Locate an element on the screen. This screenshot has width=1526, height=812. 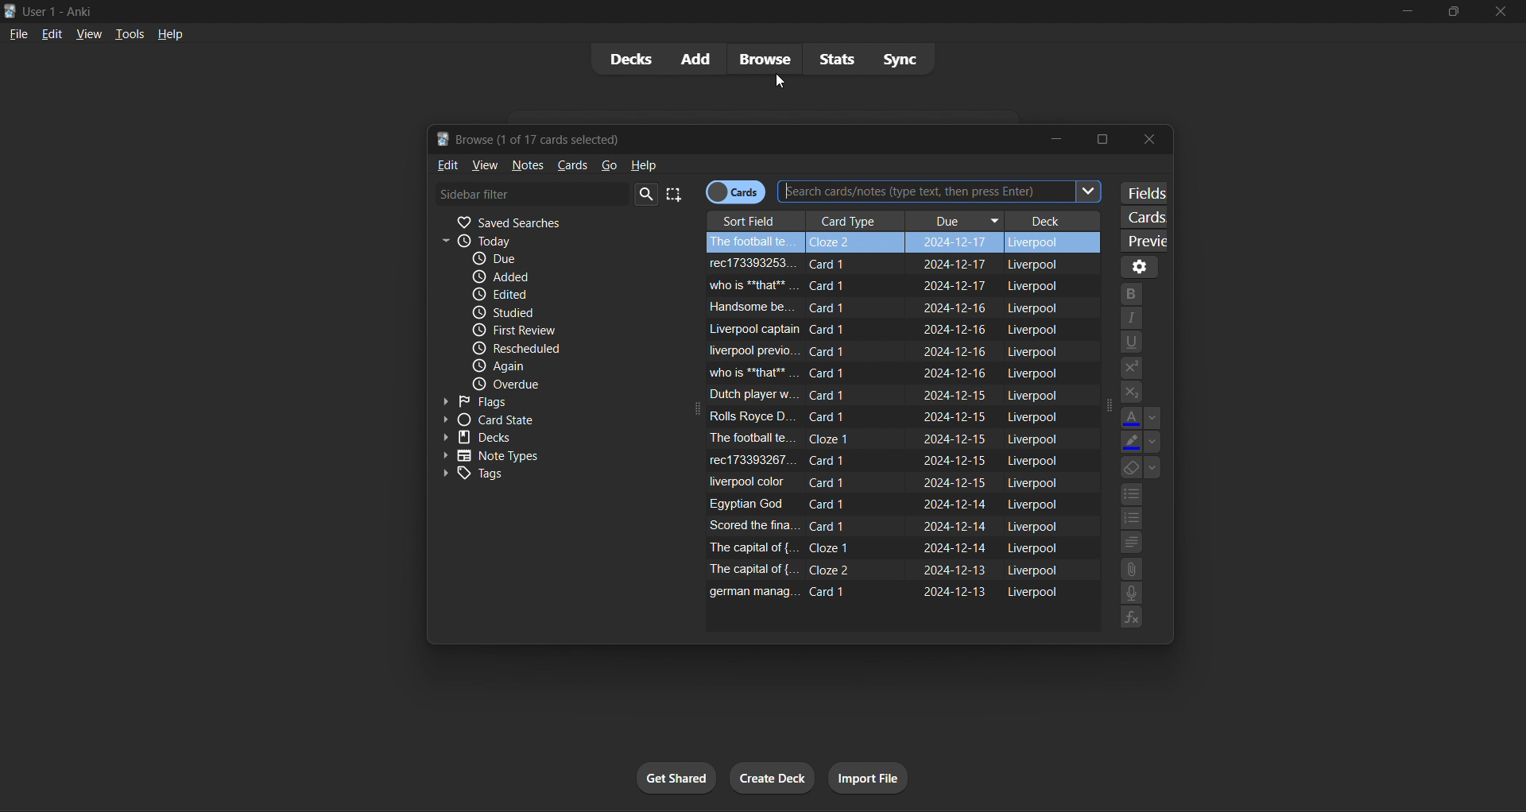
field is located at coordinates (756, 307).